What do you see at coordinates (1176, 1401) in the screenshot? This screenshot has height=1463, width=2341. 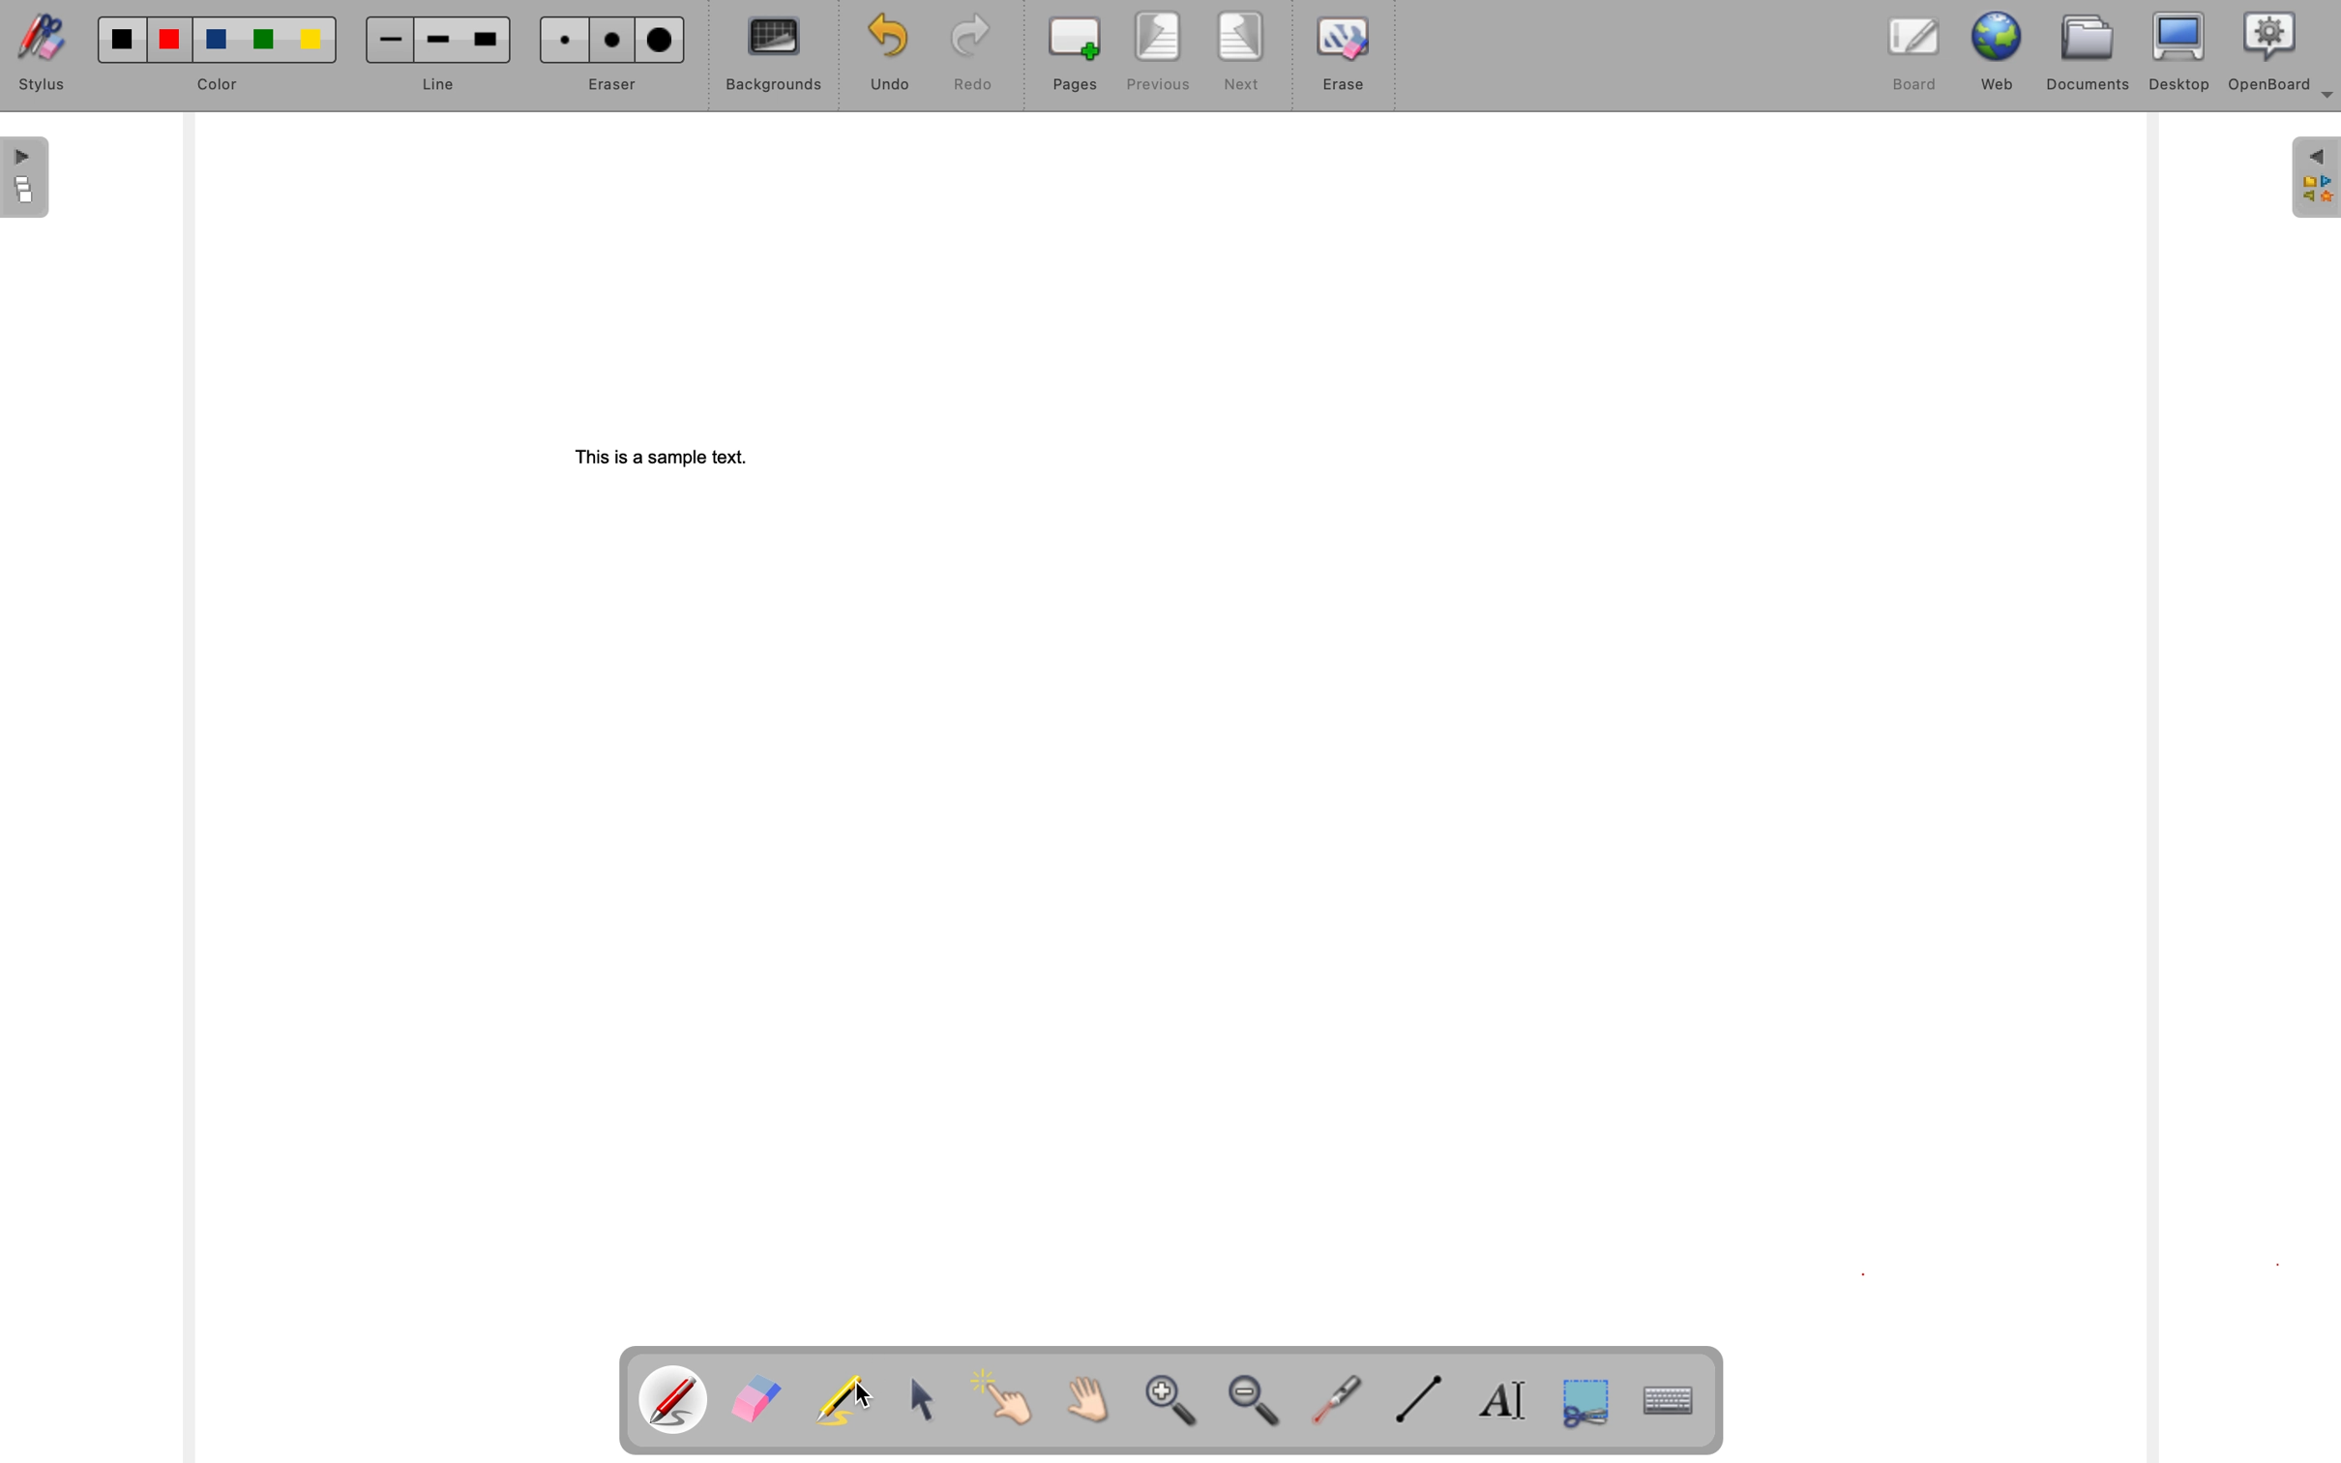 I see `zoom in` at bounding box center [1176, 1401].